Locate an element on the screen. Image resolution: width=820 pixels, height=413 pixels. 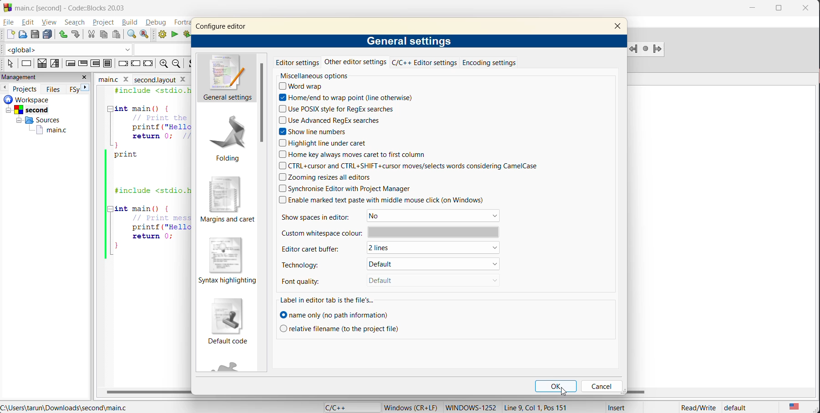
editor caret buffer is located at coordinates (316, 249).